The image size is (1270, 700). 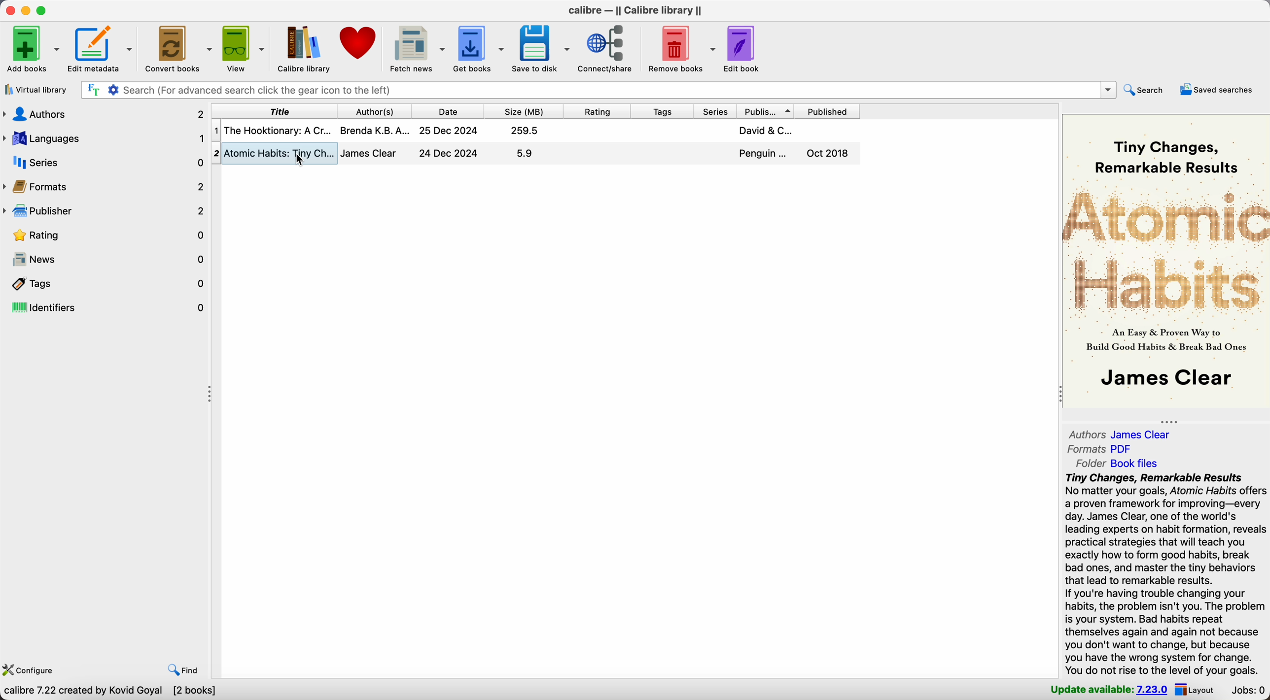 What do you see at coordinates (1246, 691) in the screenshot?
I see `Jobs: 0` at bounding box center [1246, 691].